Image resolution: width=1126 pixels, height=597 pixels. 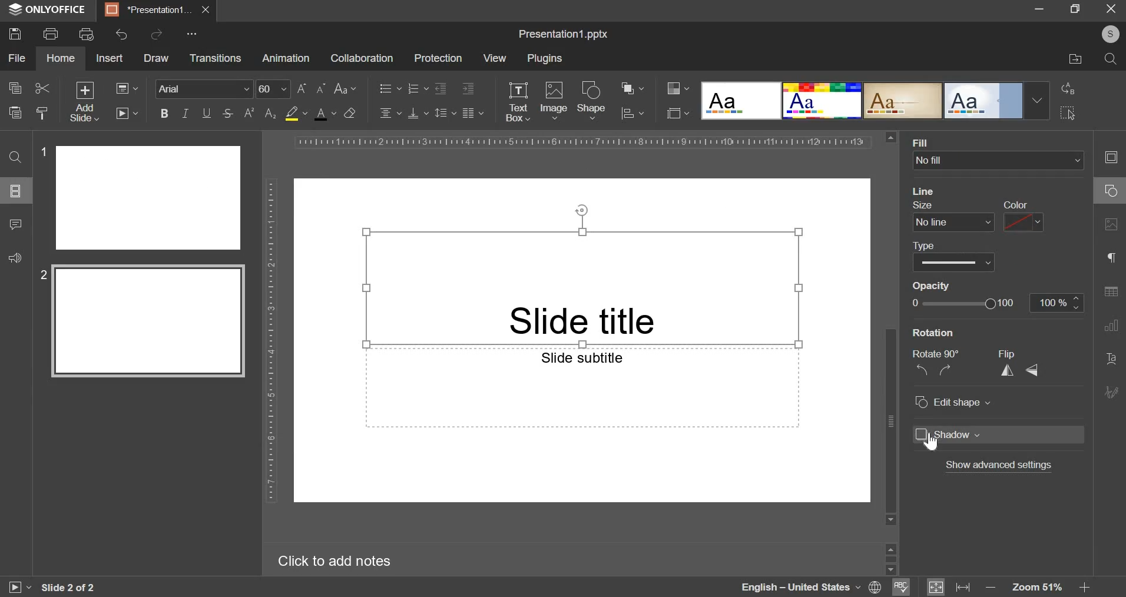 I want to click on view, so click(x=494, y=58).